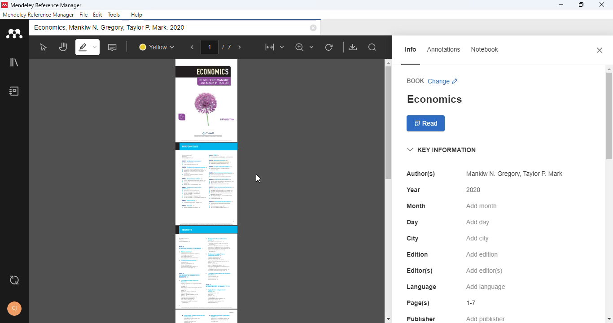  What do you see at coordinates (83, 15) in the screenshot?
I see `file` at bounding box center [83, 15].